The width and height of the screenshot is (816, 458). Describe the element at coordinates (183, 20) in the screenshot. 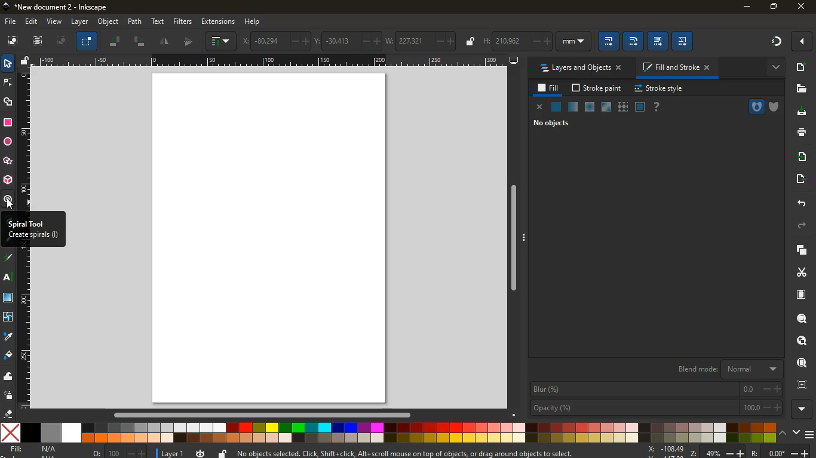

I see `filters` at that location.